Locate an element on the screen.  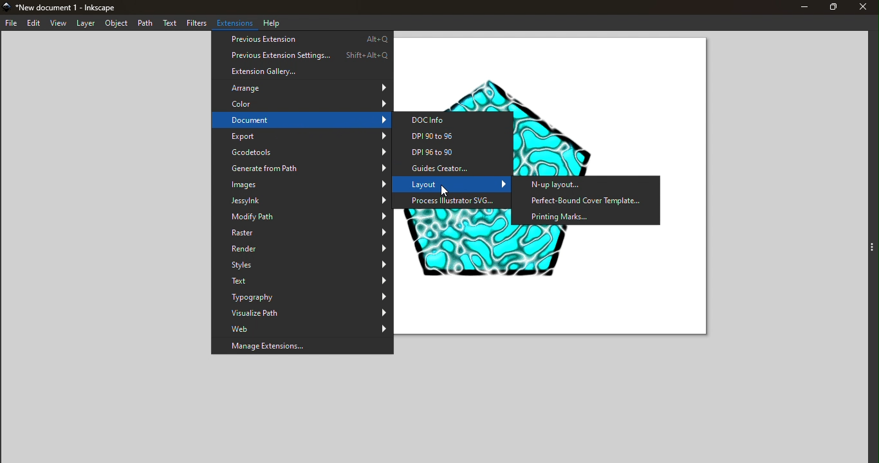
Raster is located at coordinates (302, 235).